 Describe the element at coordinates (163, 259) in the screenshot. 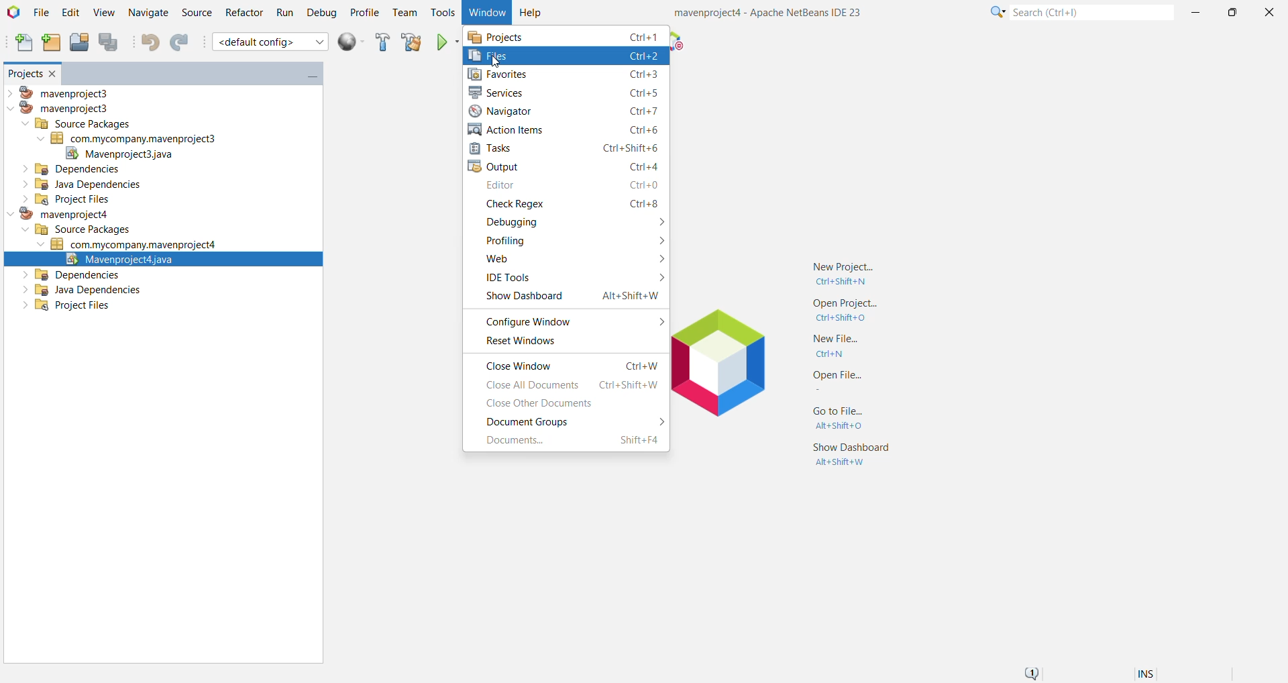

I see `Mavenproject.java` at that location.